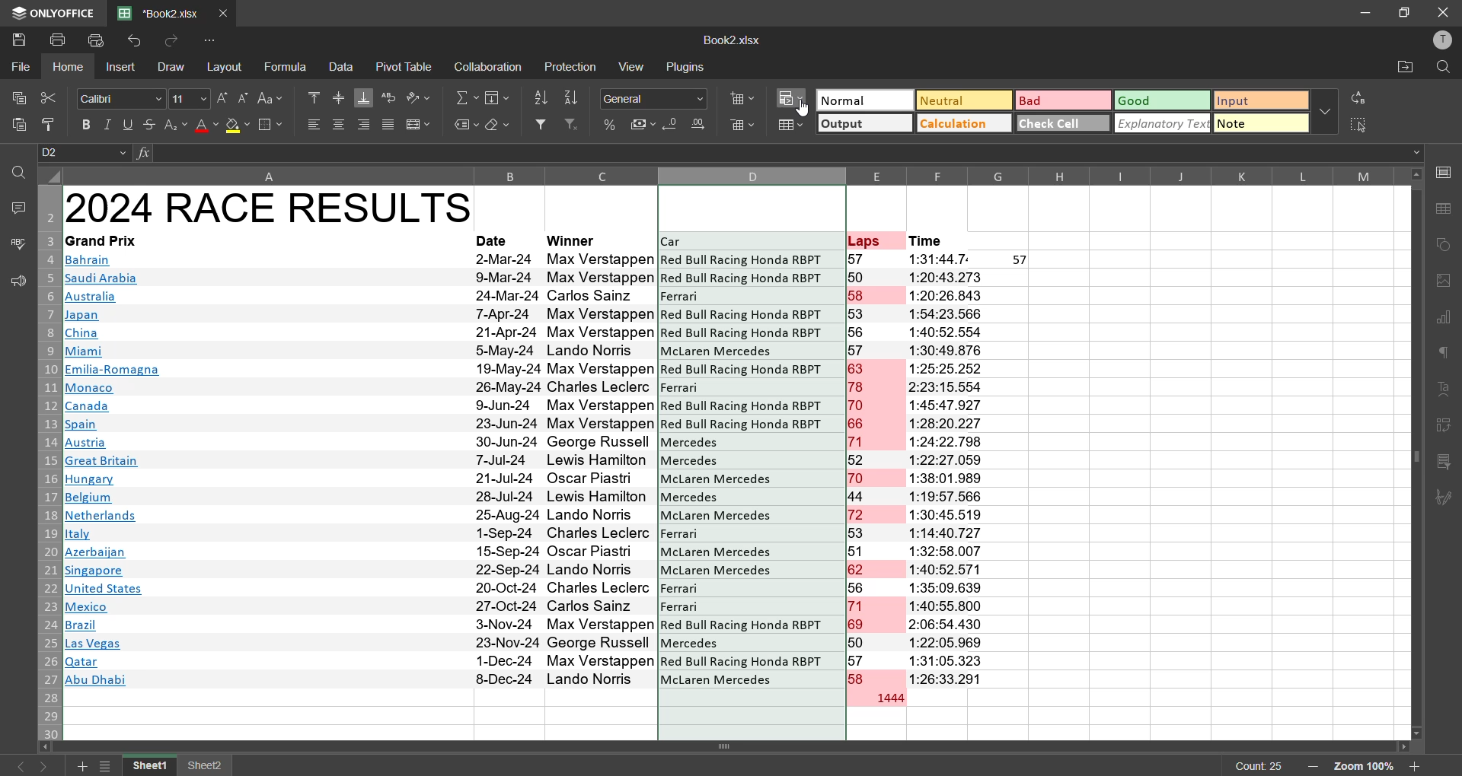 This screenshot has width=1462, height=776. What do you see at coordinates (18, 38) in the screenshot?
I see `save` at bounding box center [18, 38].